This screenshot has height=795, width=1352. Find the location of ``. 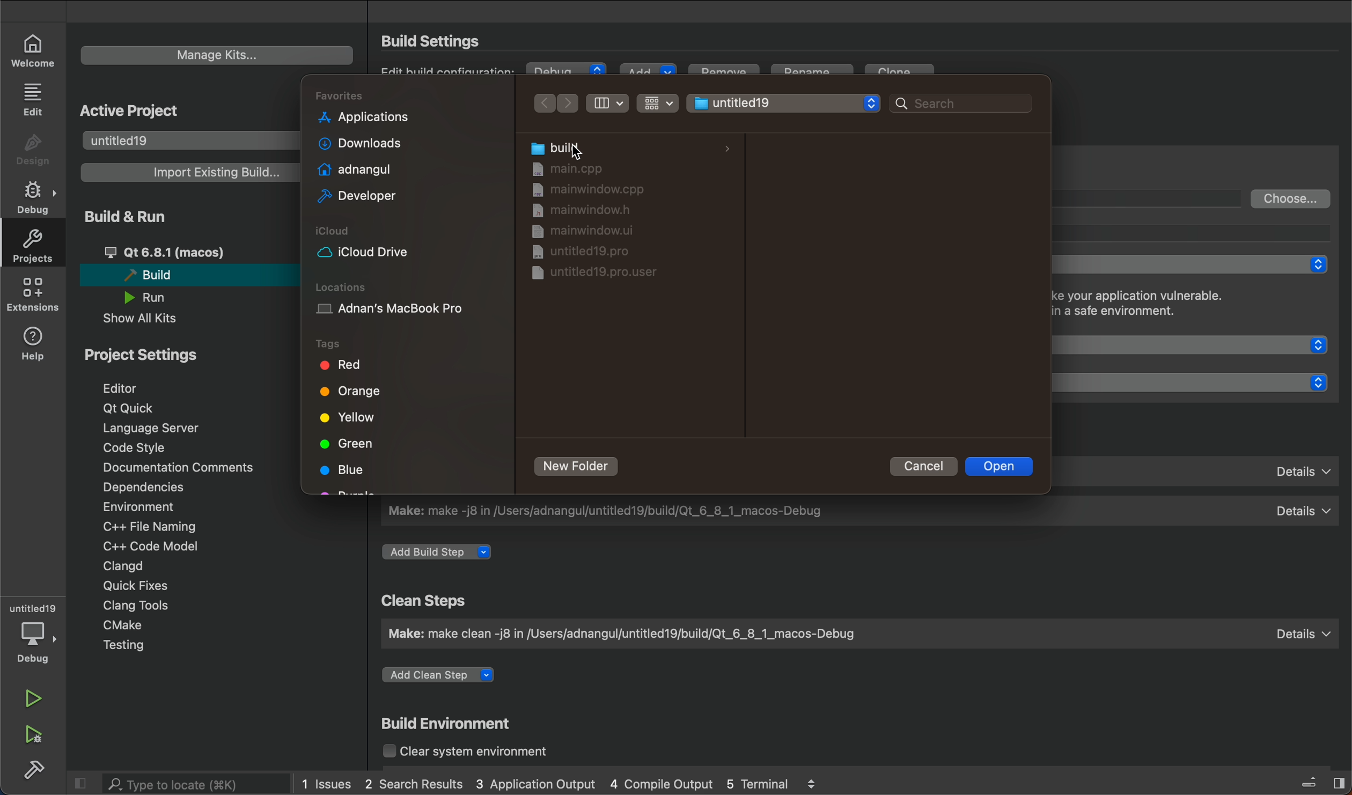

 is located at coordinates (657, 102).